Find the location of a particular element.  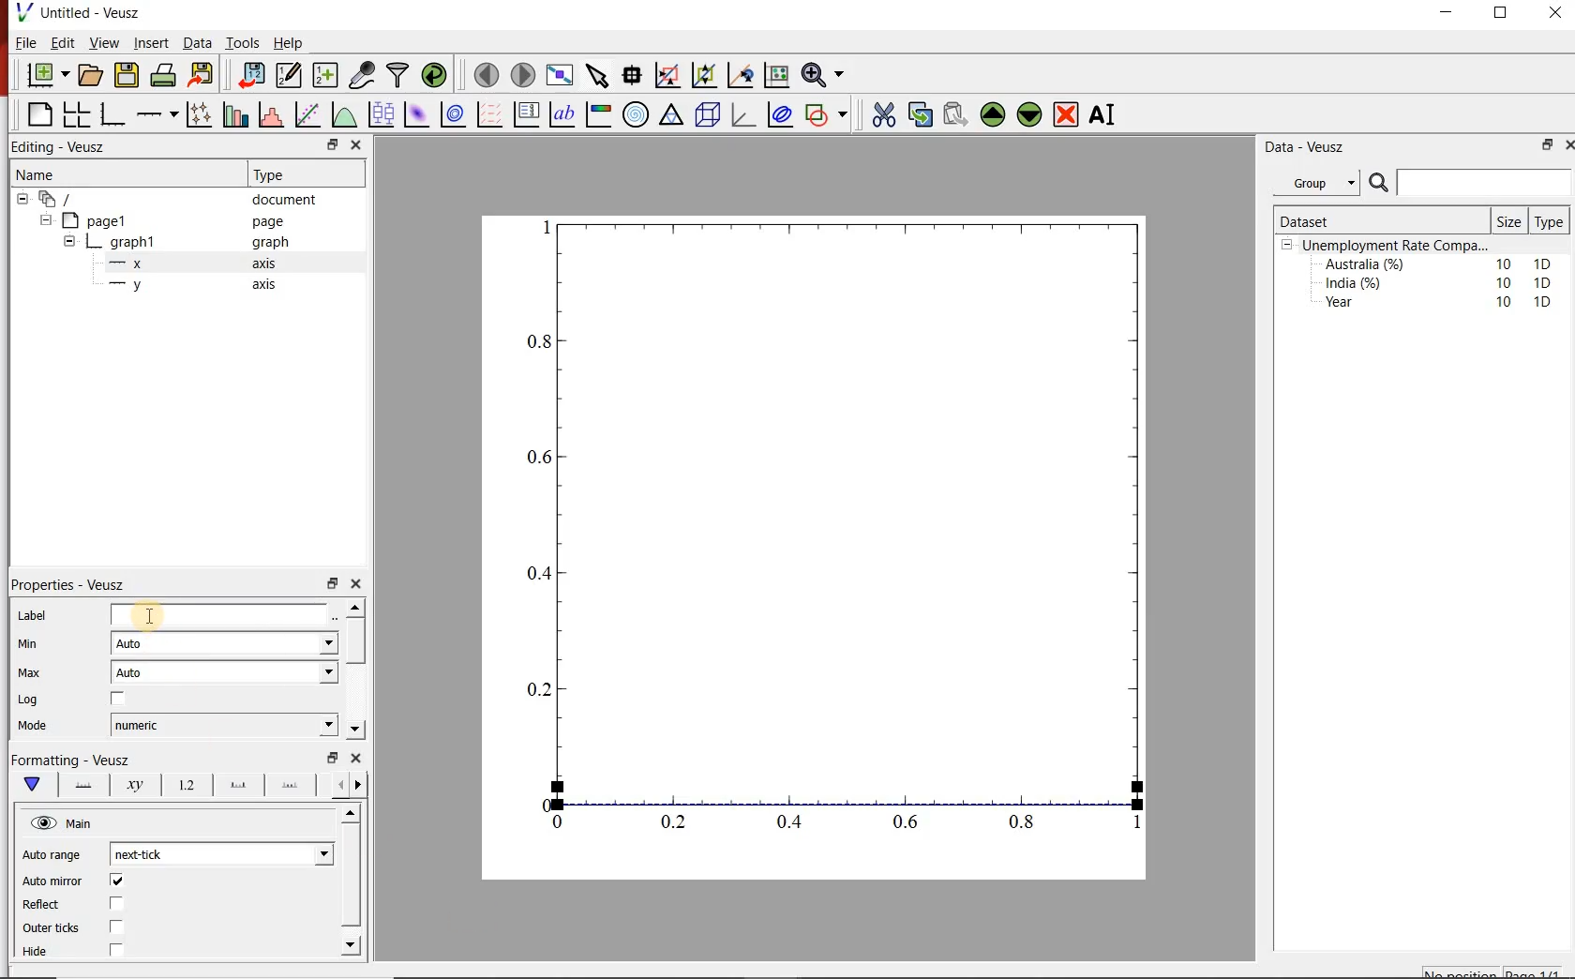

minimise is located at coordinates (333, 756).